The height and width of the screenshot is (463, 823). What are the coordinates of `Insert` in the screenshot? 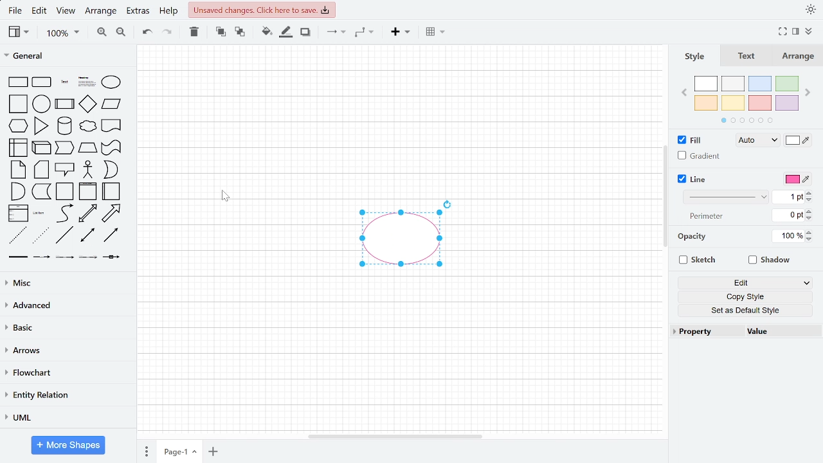 It's located at (402, 33).